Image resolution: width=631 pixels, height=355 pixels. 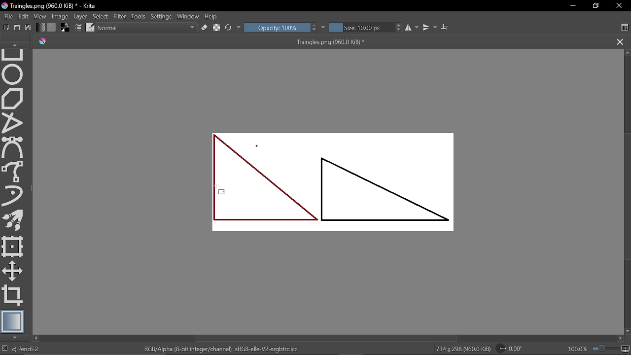 What do you see at coordinates (91, 27) in the screenshot?
I see `edit brush preset` at bounding box center [91, 27].